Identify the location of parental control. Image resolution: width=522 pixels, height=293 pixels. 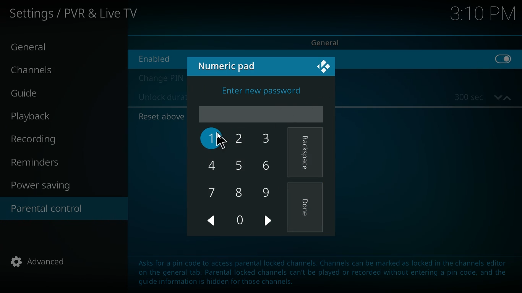
(64, 209).